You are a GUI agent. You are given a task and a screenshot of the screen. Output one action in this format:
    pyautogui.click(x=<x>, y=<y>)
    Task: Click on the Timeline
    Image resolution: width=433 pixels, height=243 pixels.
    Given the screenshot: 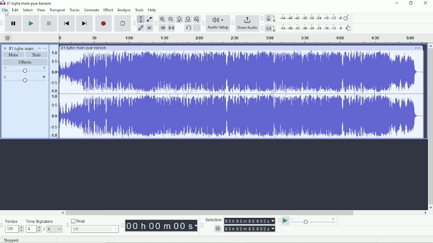 What is the action you would take?
    pyautogui.click(x=245, y=39)
    